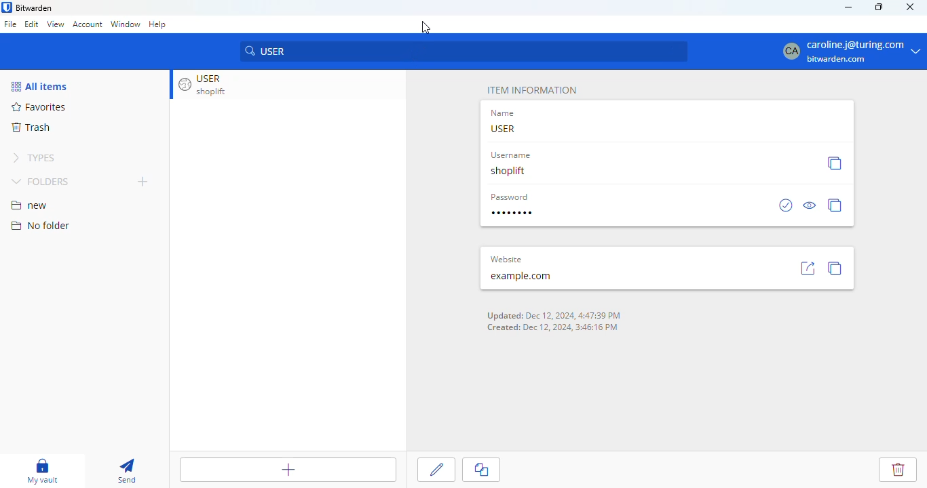 The image size is (927, 488). I want to click on close, so click(909, 7).